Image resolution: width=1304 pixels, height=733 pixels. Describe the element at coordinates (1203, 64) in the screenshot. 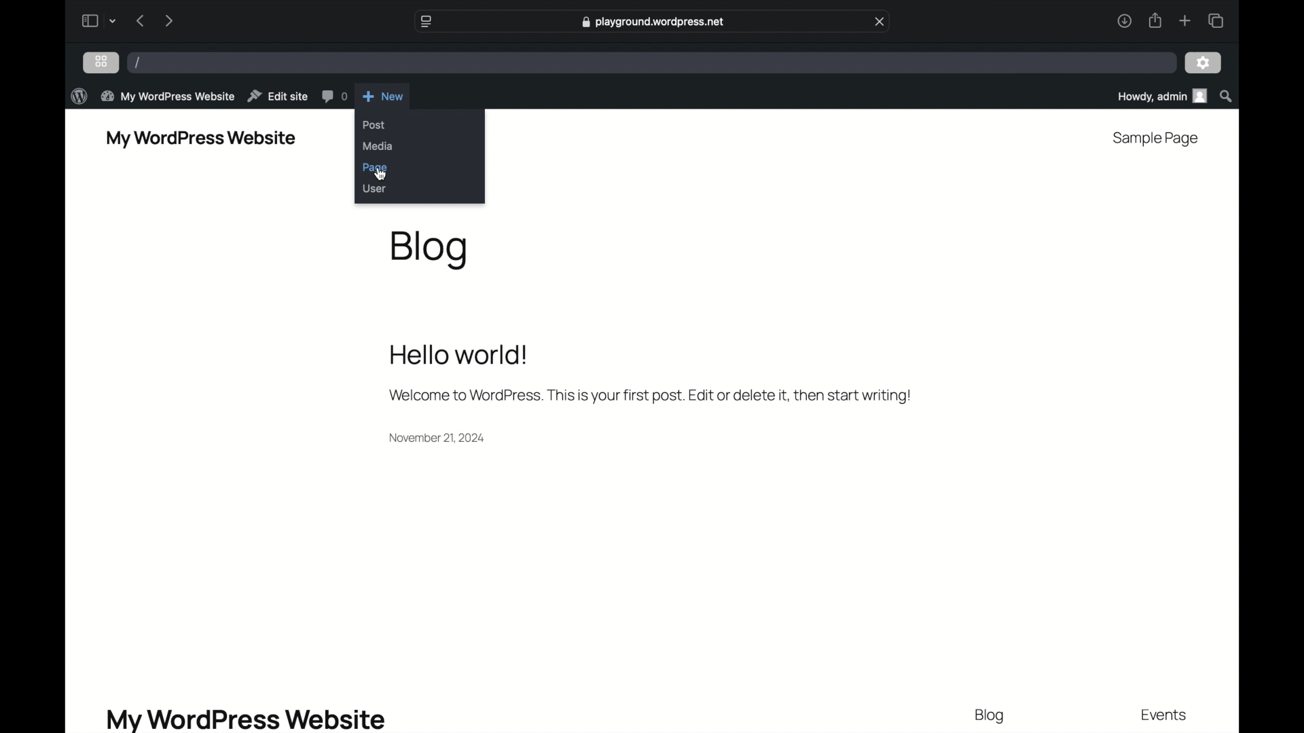

I see `settings` at that location.